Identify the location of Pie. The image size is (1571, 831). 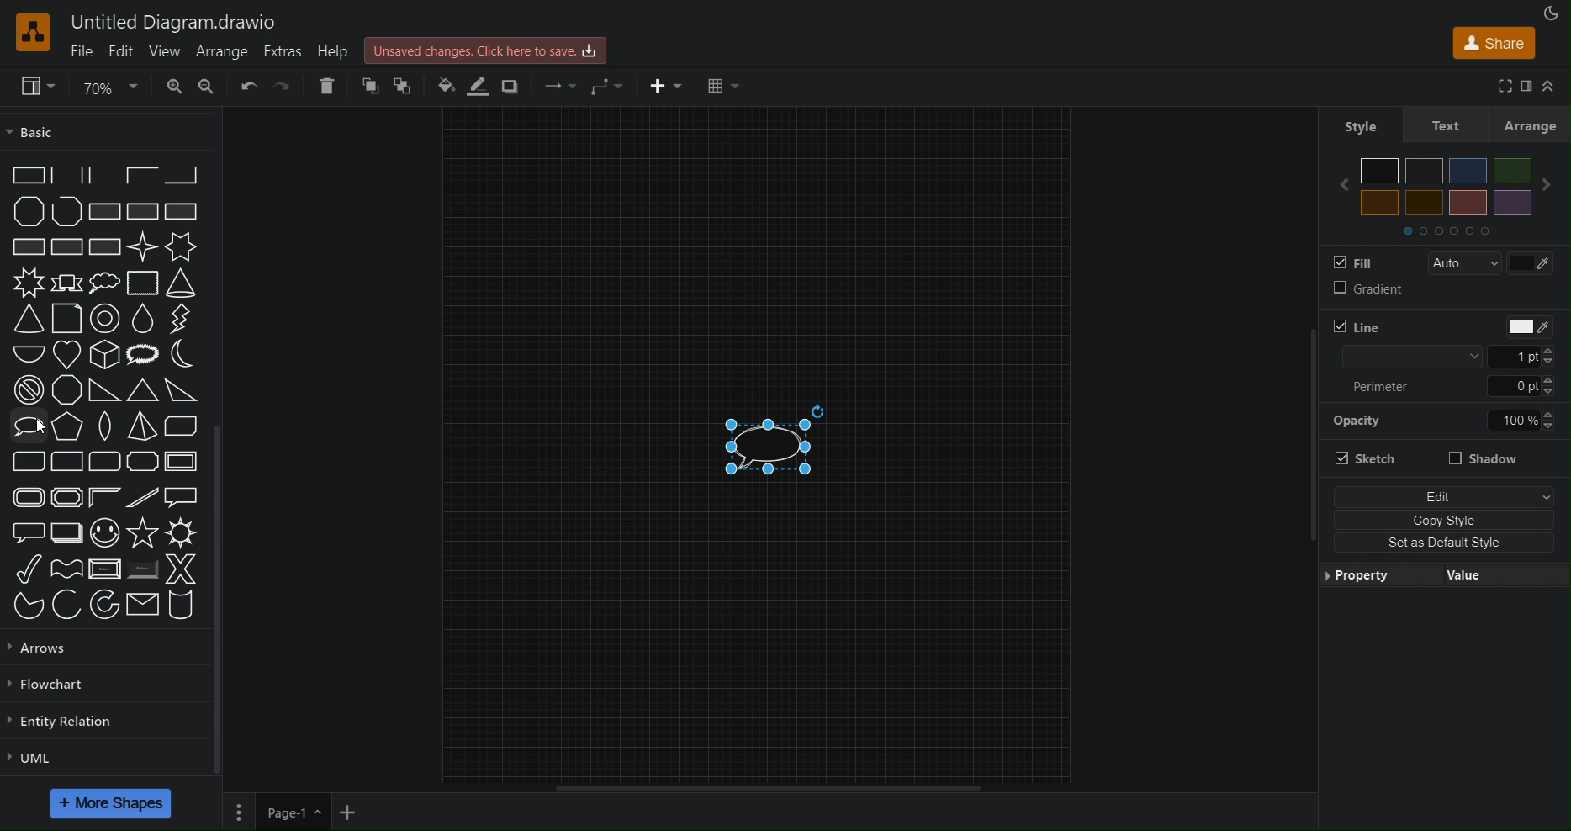
(28, 606).